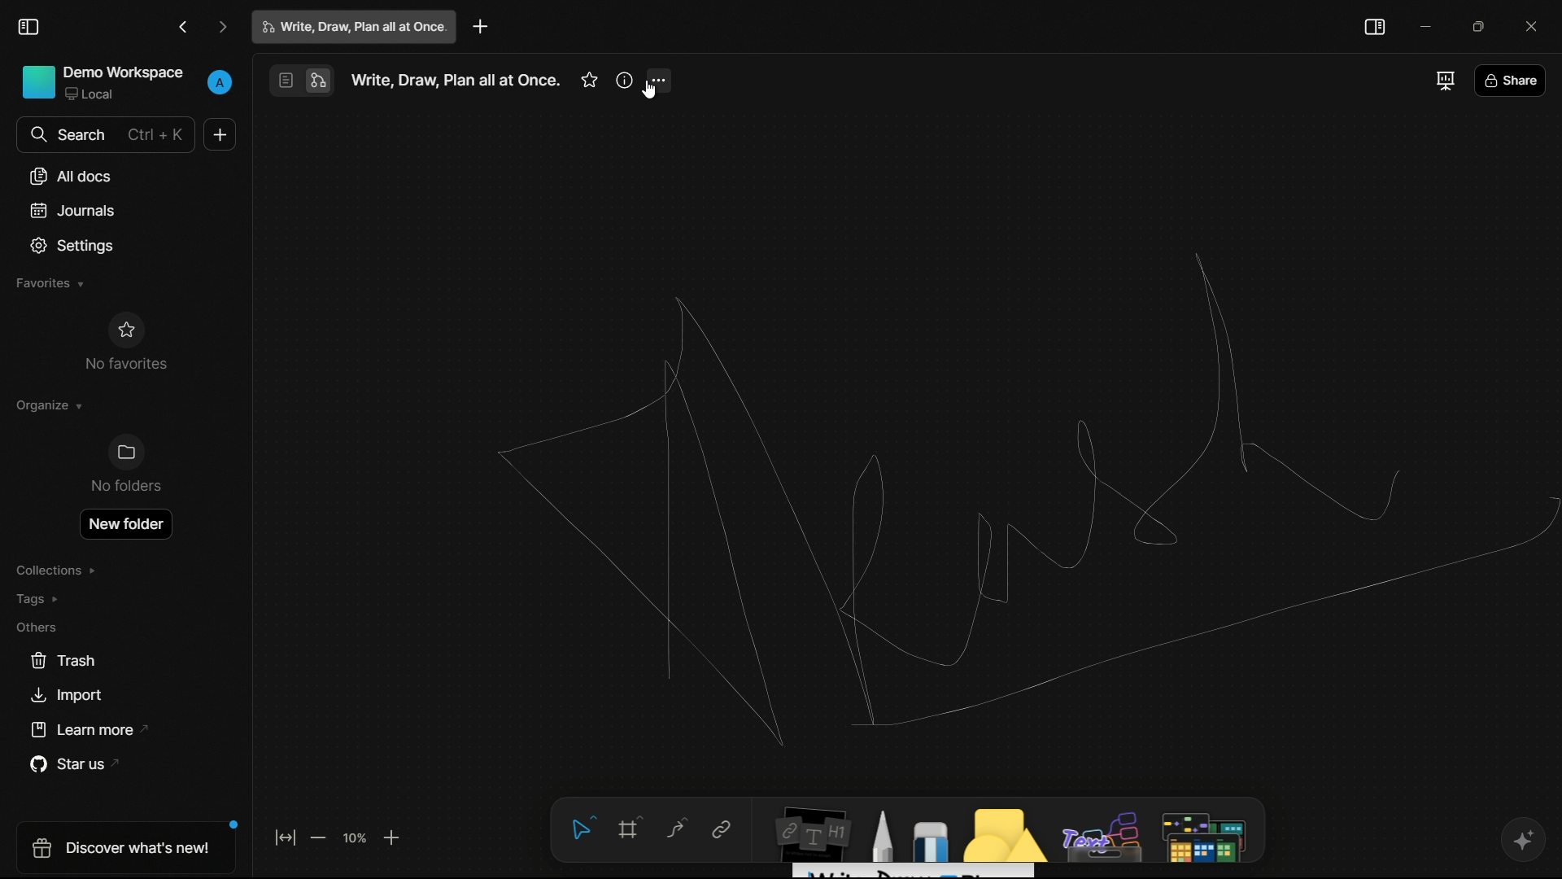 Image resolution: width=1562 pixels, height=879 pixels. I want to click on journals, so click(71, 212).